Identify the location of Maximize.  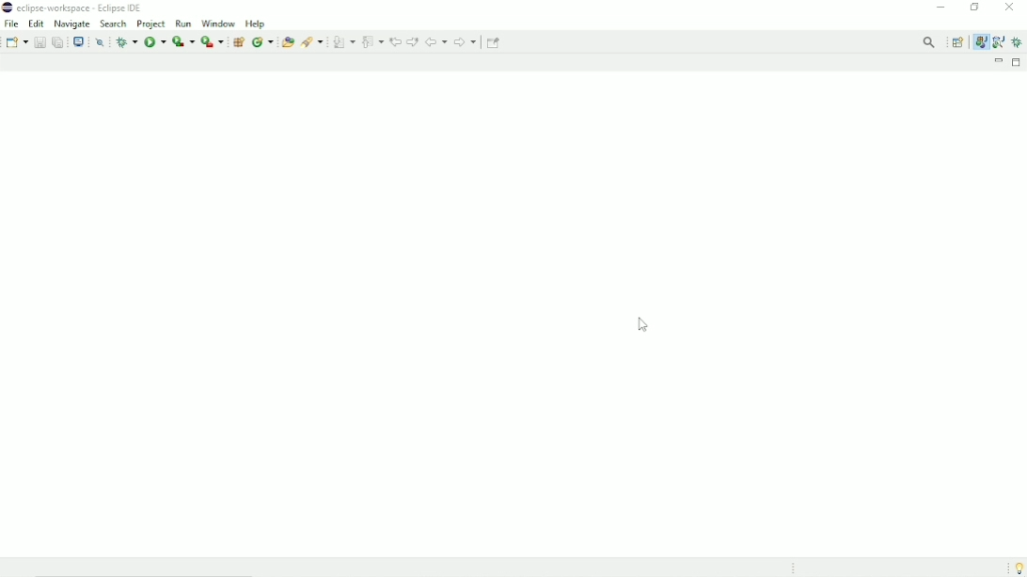
(1019, 63).